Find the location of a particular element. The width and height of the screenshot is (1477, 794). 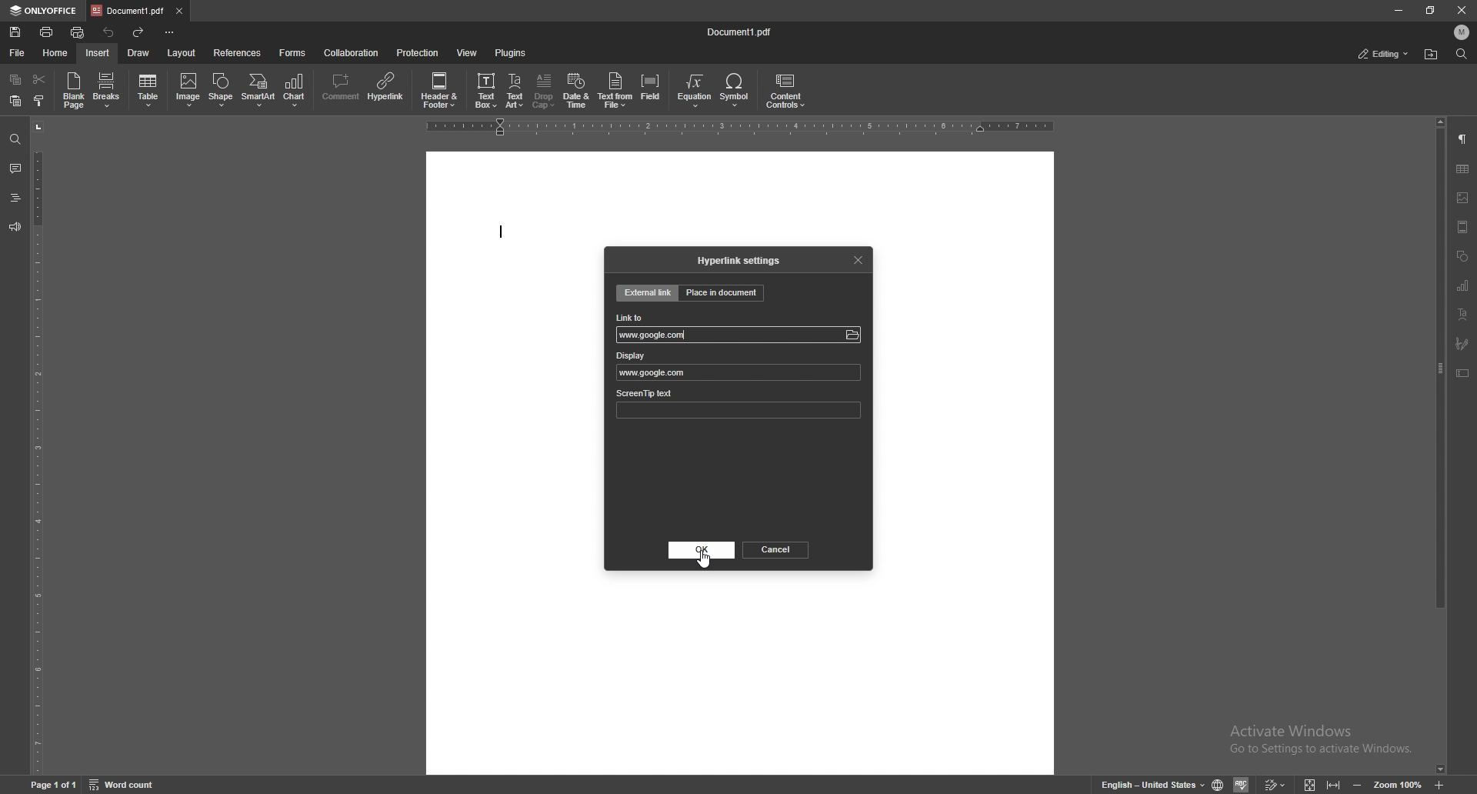

copy is located at coordinates (17, 78).